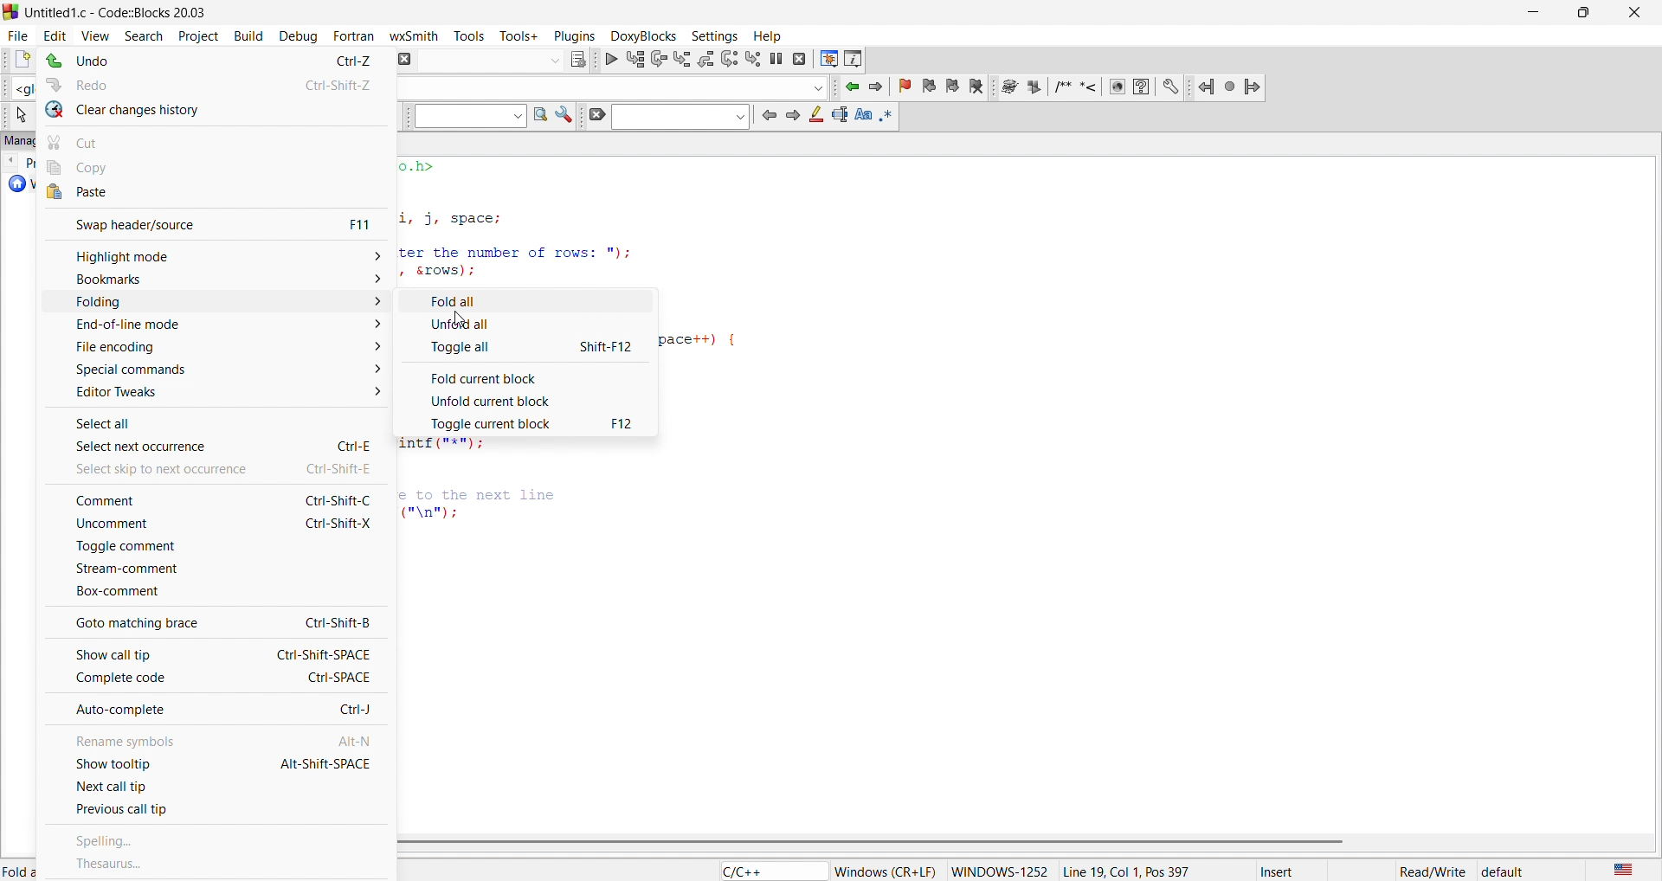 The width and height of the screenshot is (1662, 881). What do you see at coordinates (528, 375) in the screenshot?
I see `fold current block` at bounding box center [528, 375].